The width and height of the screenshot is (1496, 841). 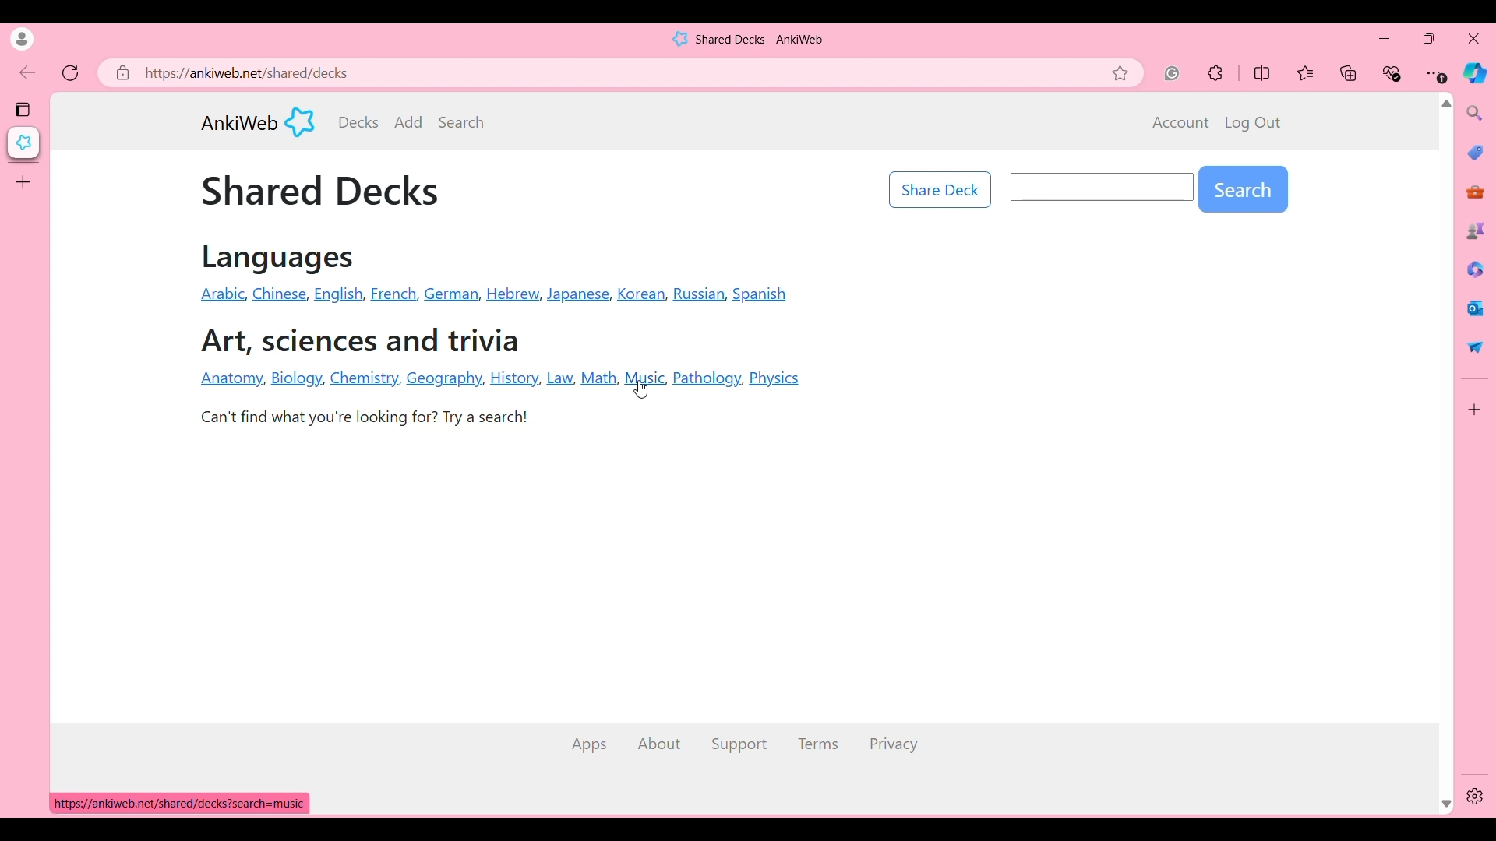 I want to click on Browser essentials, so click(x=1393, y=73).